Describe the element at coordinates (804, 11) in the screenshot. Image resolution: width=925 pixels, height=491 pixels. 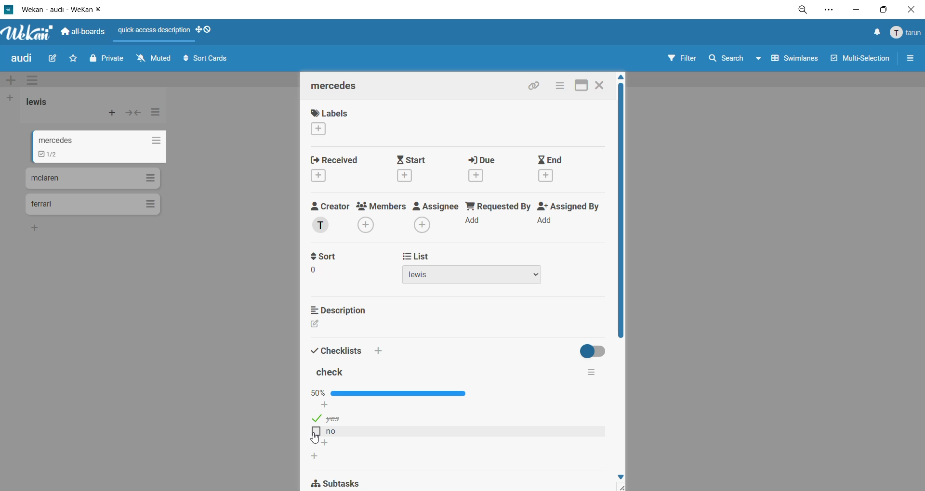
I see `zoom` at that location.